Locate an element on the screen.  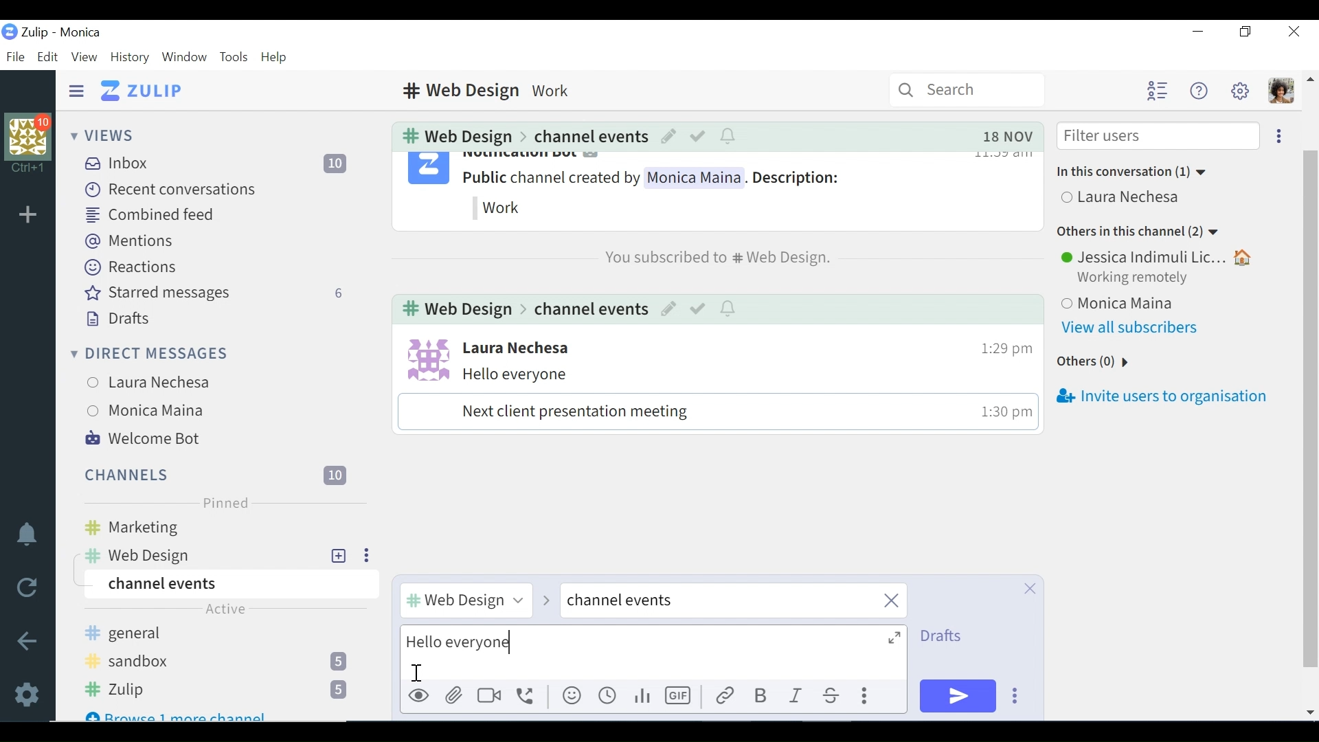
Browse 1 more channel is located at coordinates (179, 713).